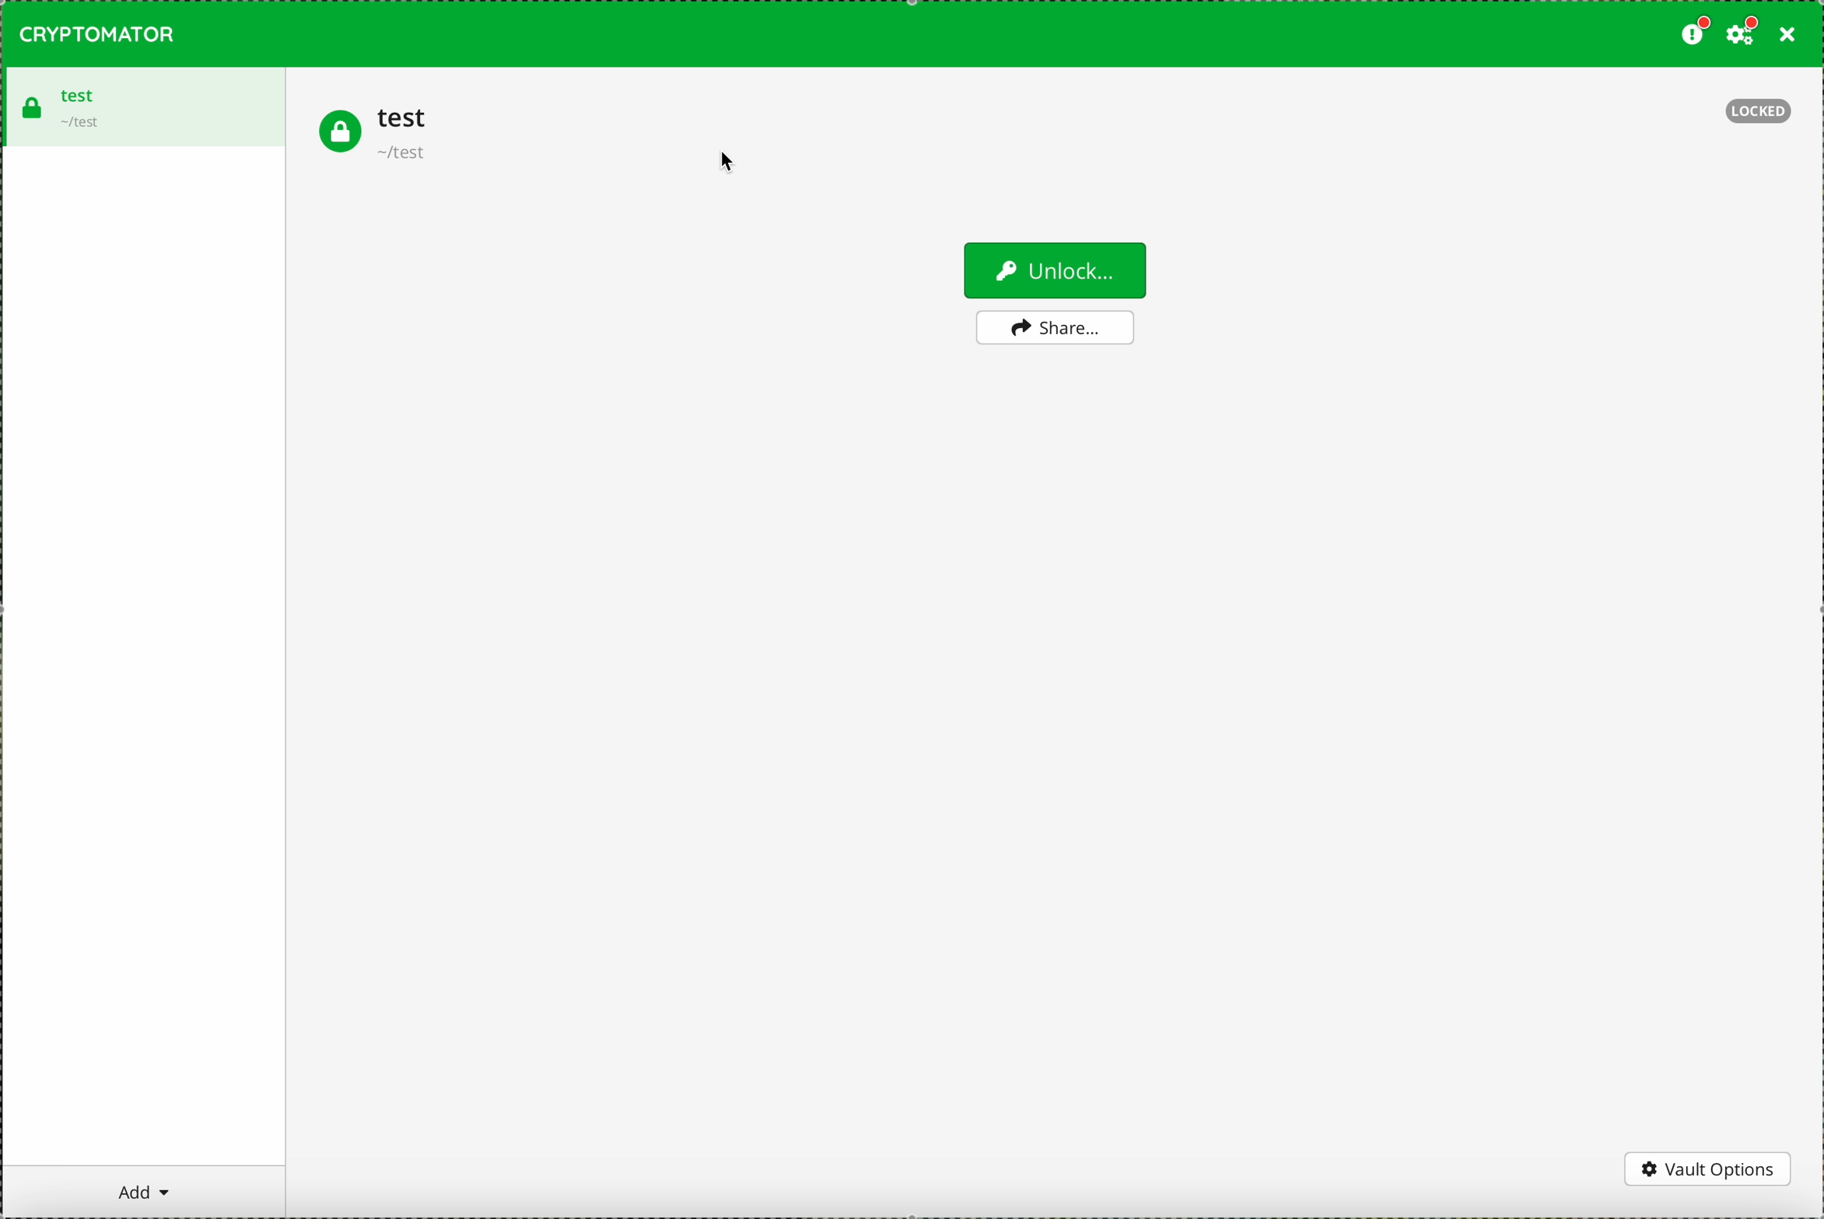 This screenshot has height=1219, width=1824. What do you see at coordinates (725, 167) in the screenshot?
I see `cursor` at bounding box center [725, 167].